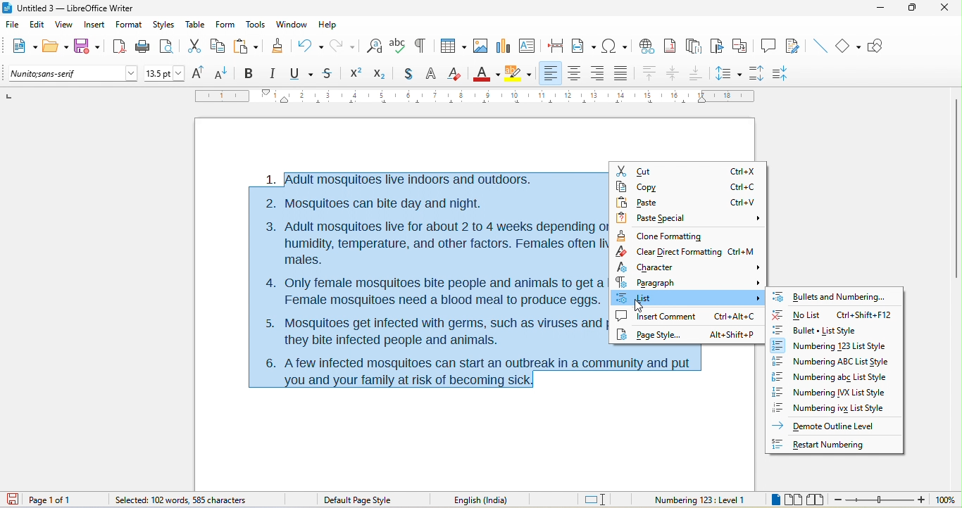  Describe the element at coordinates (330, 23) in the screenshot. I see `help` at that location.